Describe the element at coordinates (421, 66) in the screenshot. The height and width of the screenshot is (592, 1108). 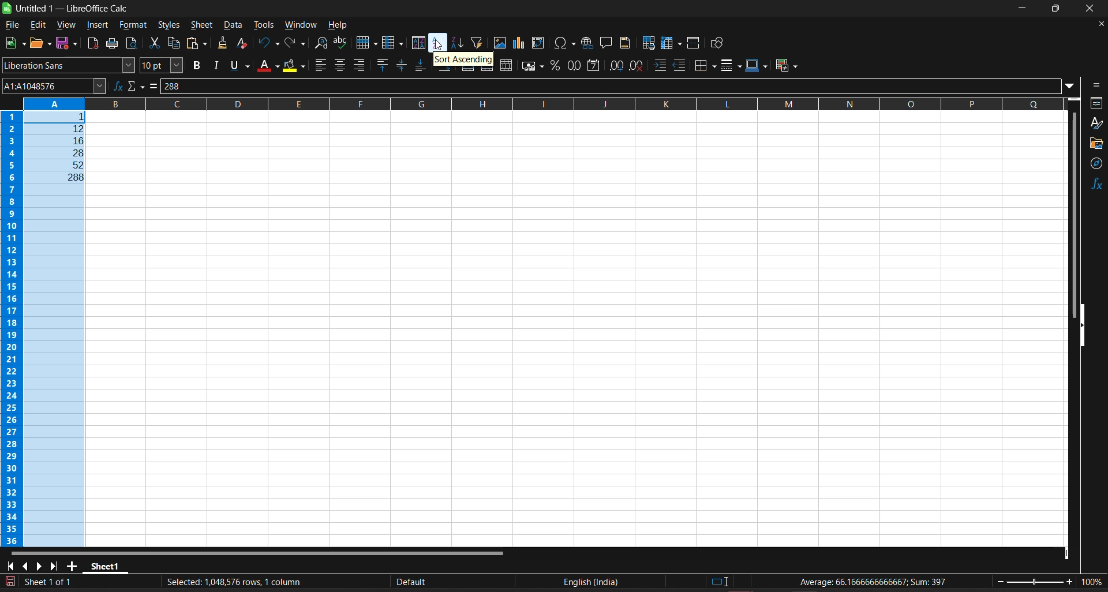
I see `align bottom` at that location.